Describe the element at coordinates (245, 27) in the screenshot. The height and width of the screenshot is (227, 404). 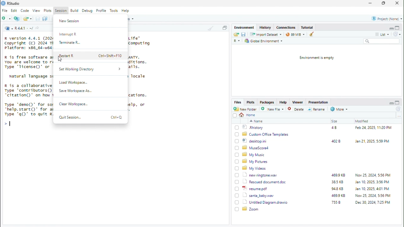
I see `Enviornment` at that location.